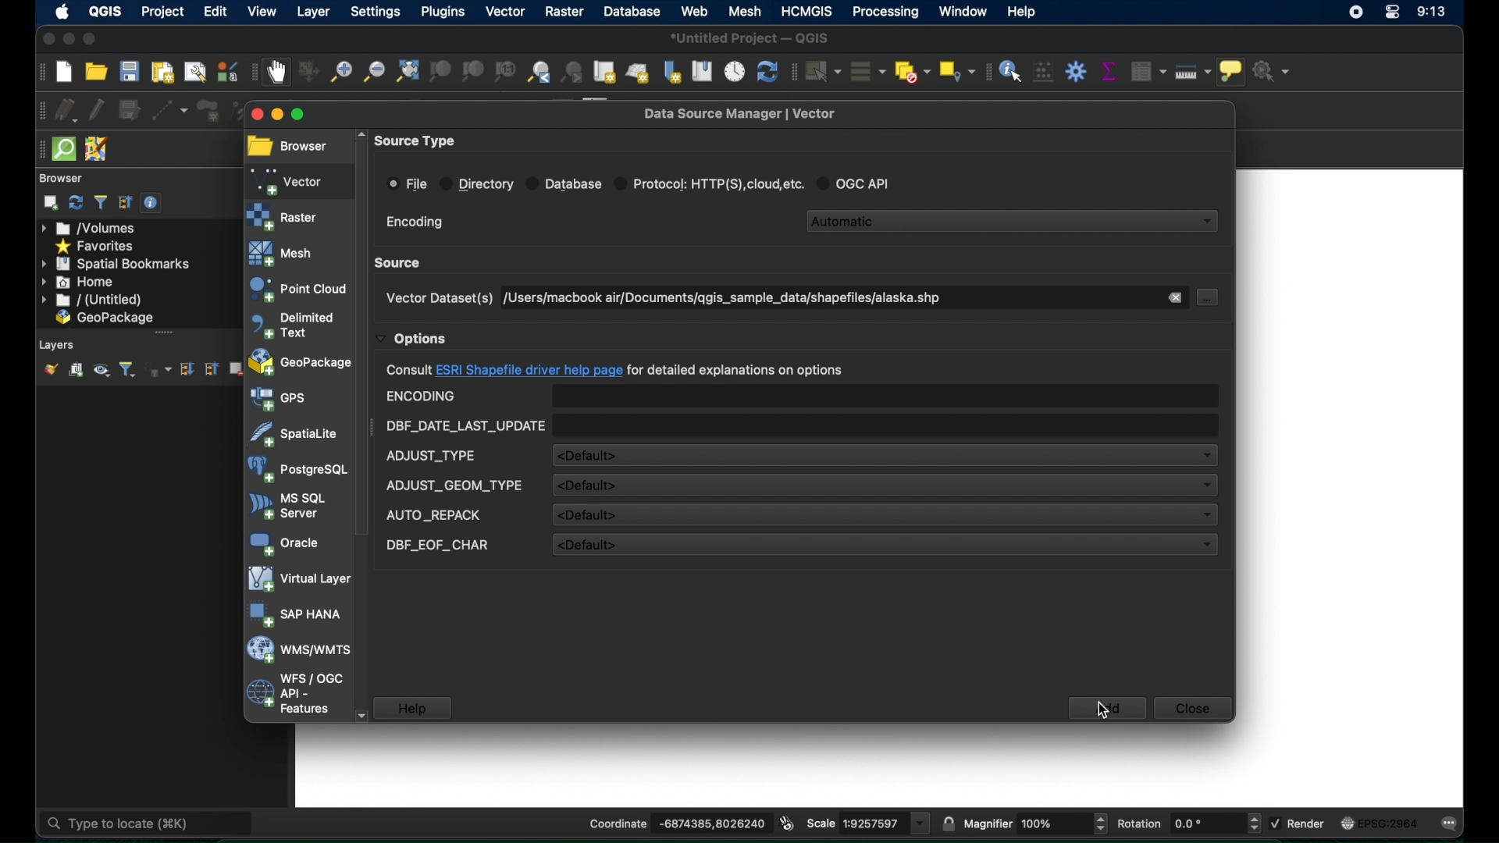 This screenshot has width=1499, height=843. I want to click on mesh, so click(283, 253).